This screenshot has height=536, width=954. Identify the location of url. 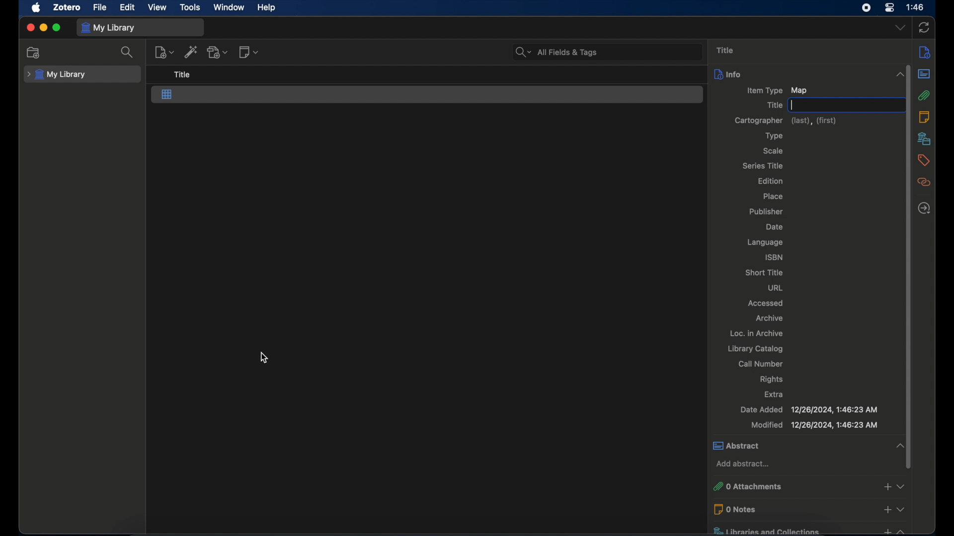
(776, 287).